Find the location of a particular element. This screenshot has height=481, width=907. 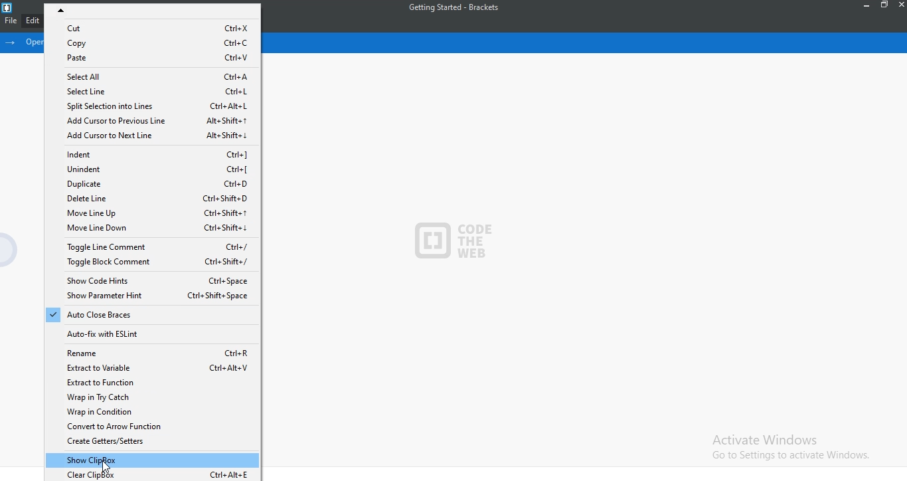

Rename is located at coordinates (151, 352).